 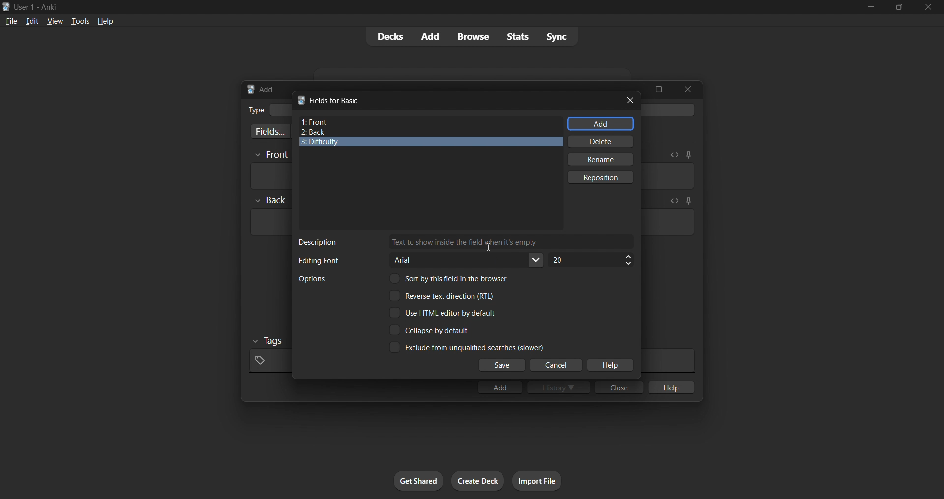 What do you see at coordinates (267, 89) in the screenshot?
I see `add title bar` at bounding box center [267, 89].